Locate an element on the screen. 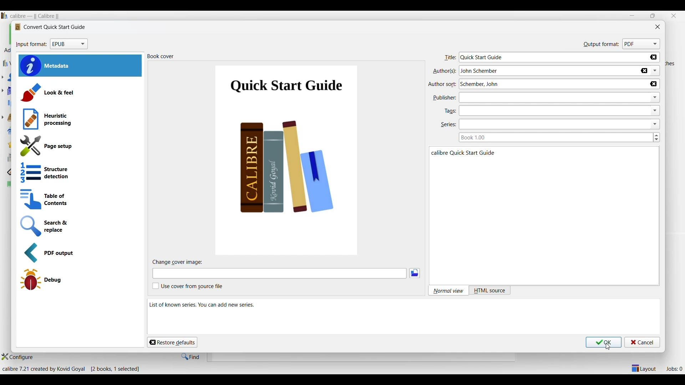  Book details is located at coordinates (524, 216).